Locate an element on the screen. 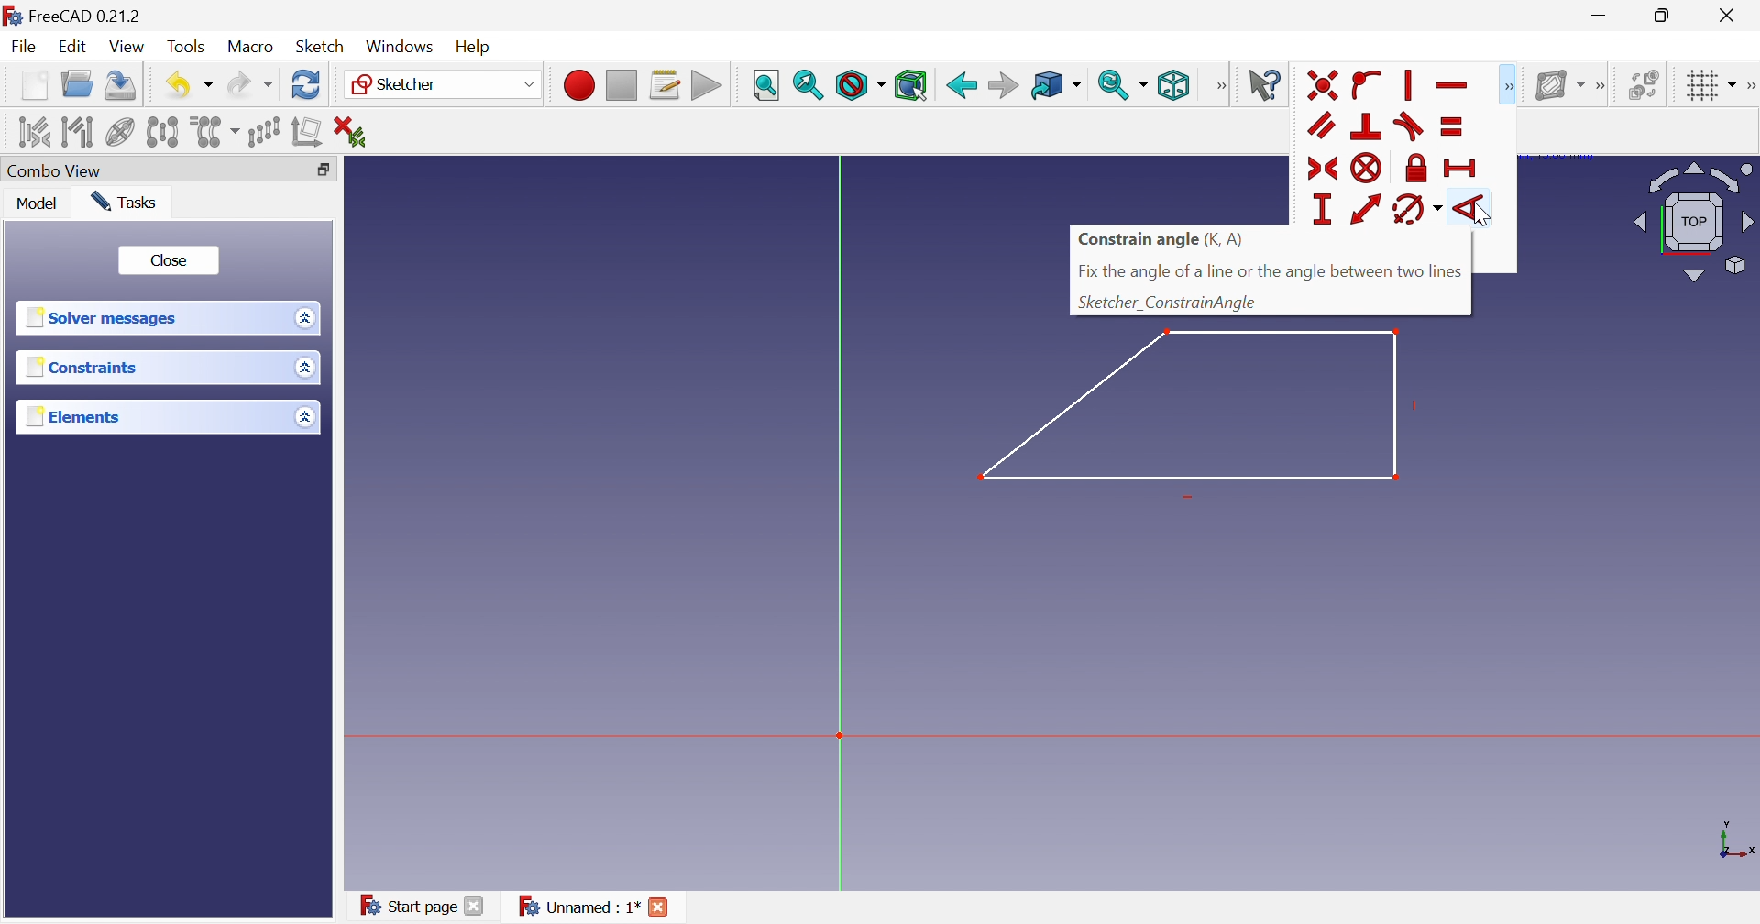  Unnamed : 1* is located at coordinates (578, 907).